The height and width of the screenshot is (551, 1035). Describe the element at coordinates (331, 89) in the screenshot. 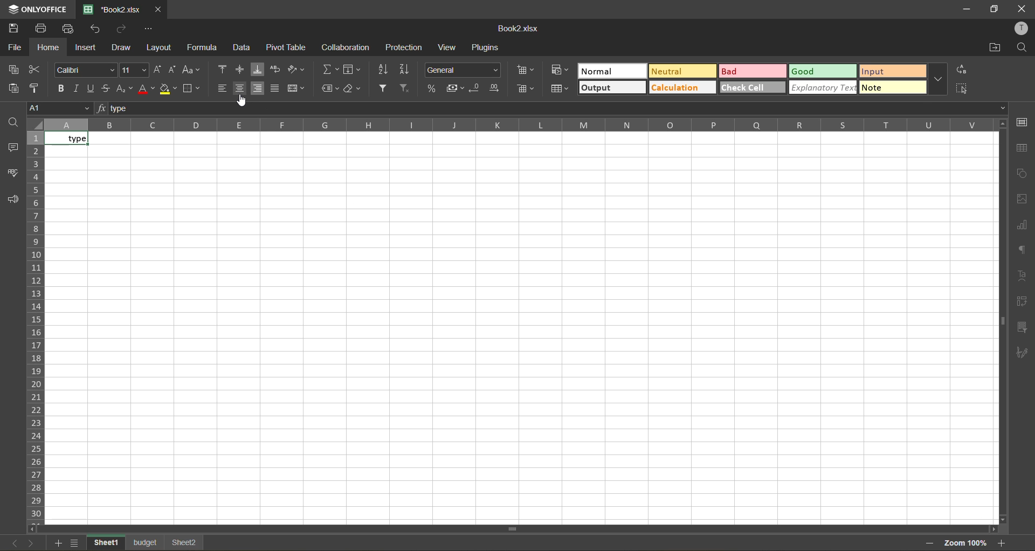

I see `named ranges` at that location.